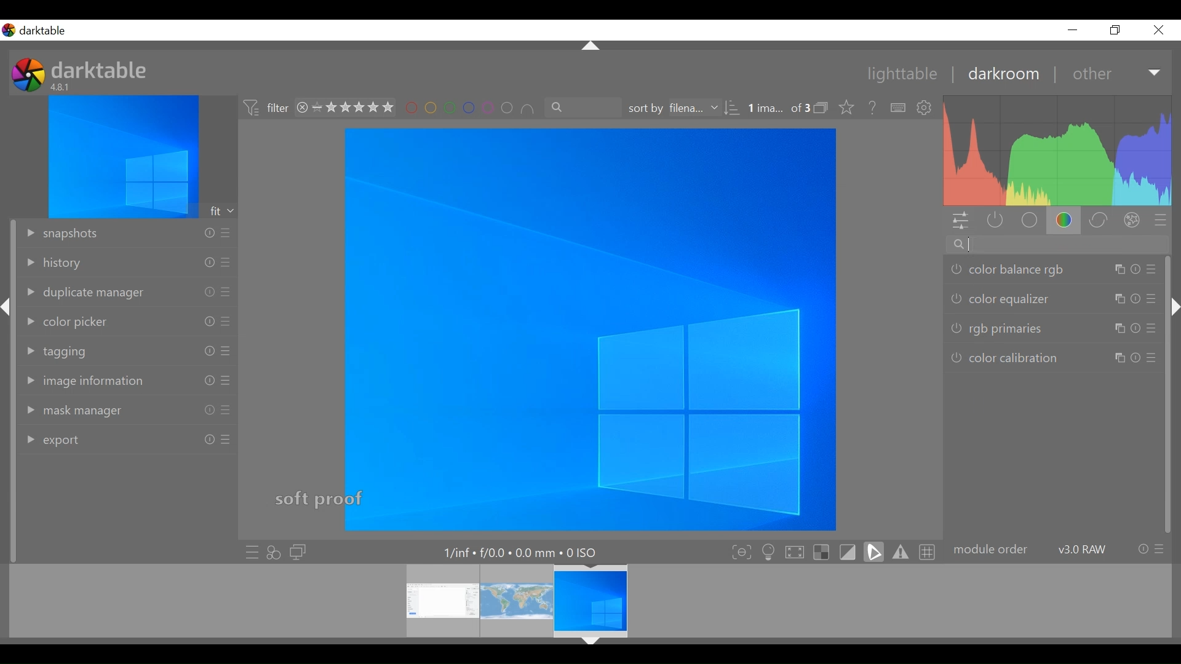 Image resolution: width=1181 pixels, height=664 pixels. What do you see at coordinates (223, 211) in the screenshot?
I see `fit` at bounding box center [223, 211].